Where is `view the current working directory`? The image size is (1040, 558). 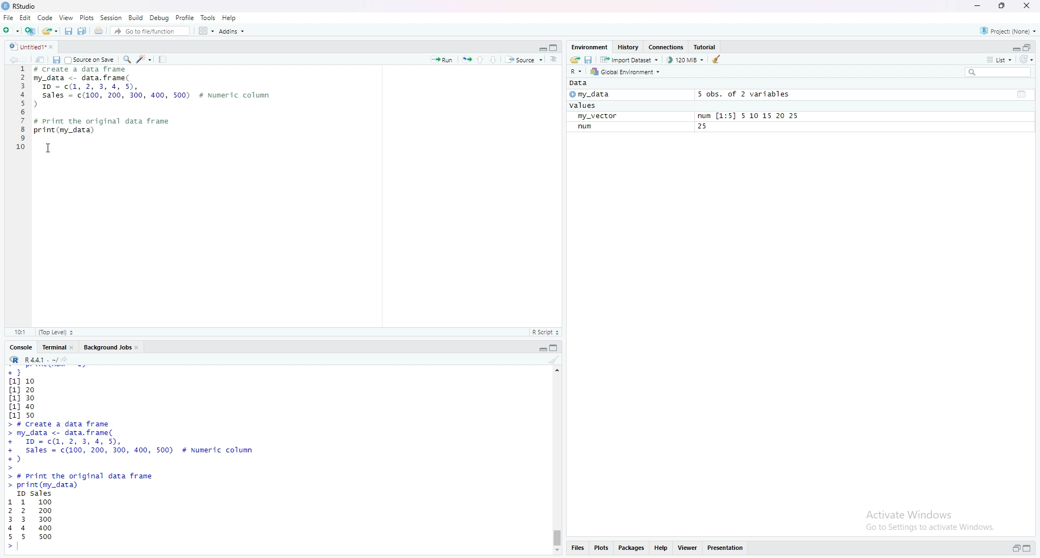
view the current working directory is located at coordinates (71, 361).